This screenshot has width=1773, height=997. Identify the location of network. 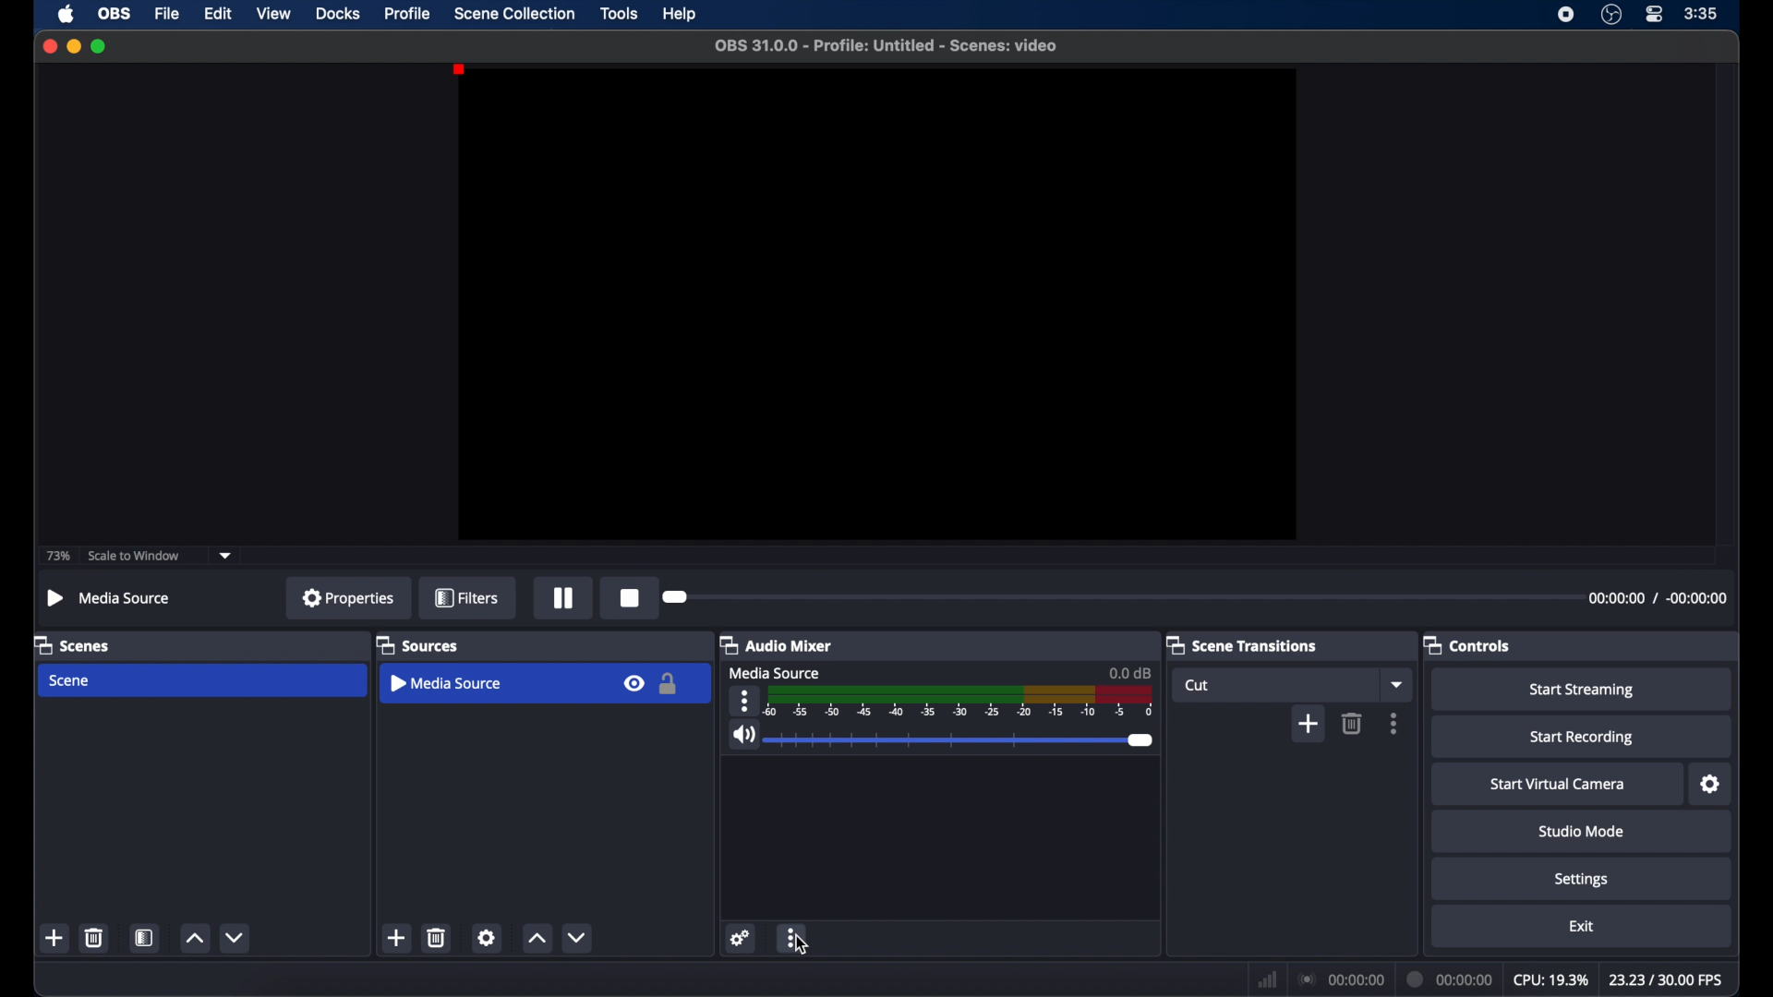
(1265, 978).